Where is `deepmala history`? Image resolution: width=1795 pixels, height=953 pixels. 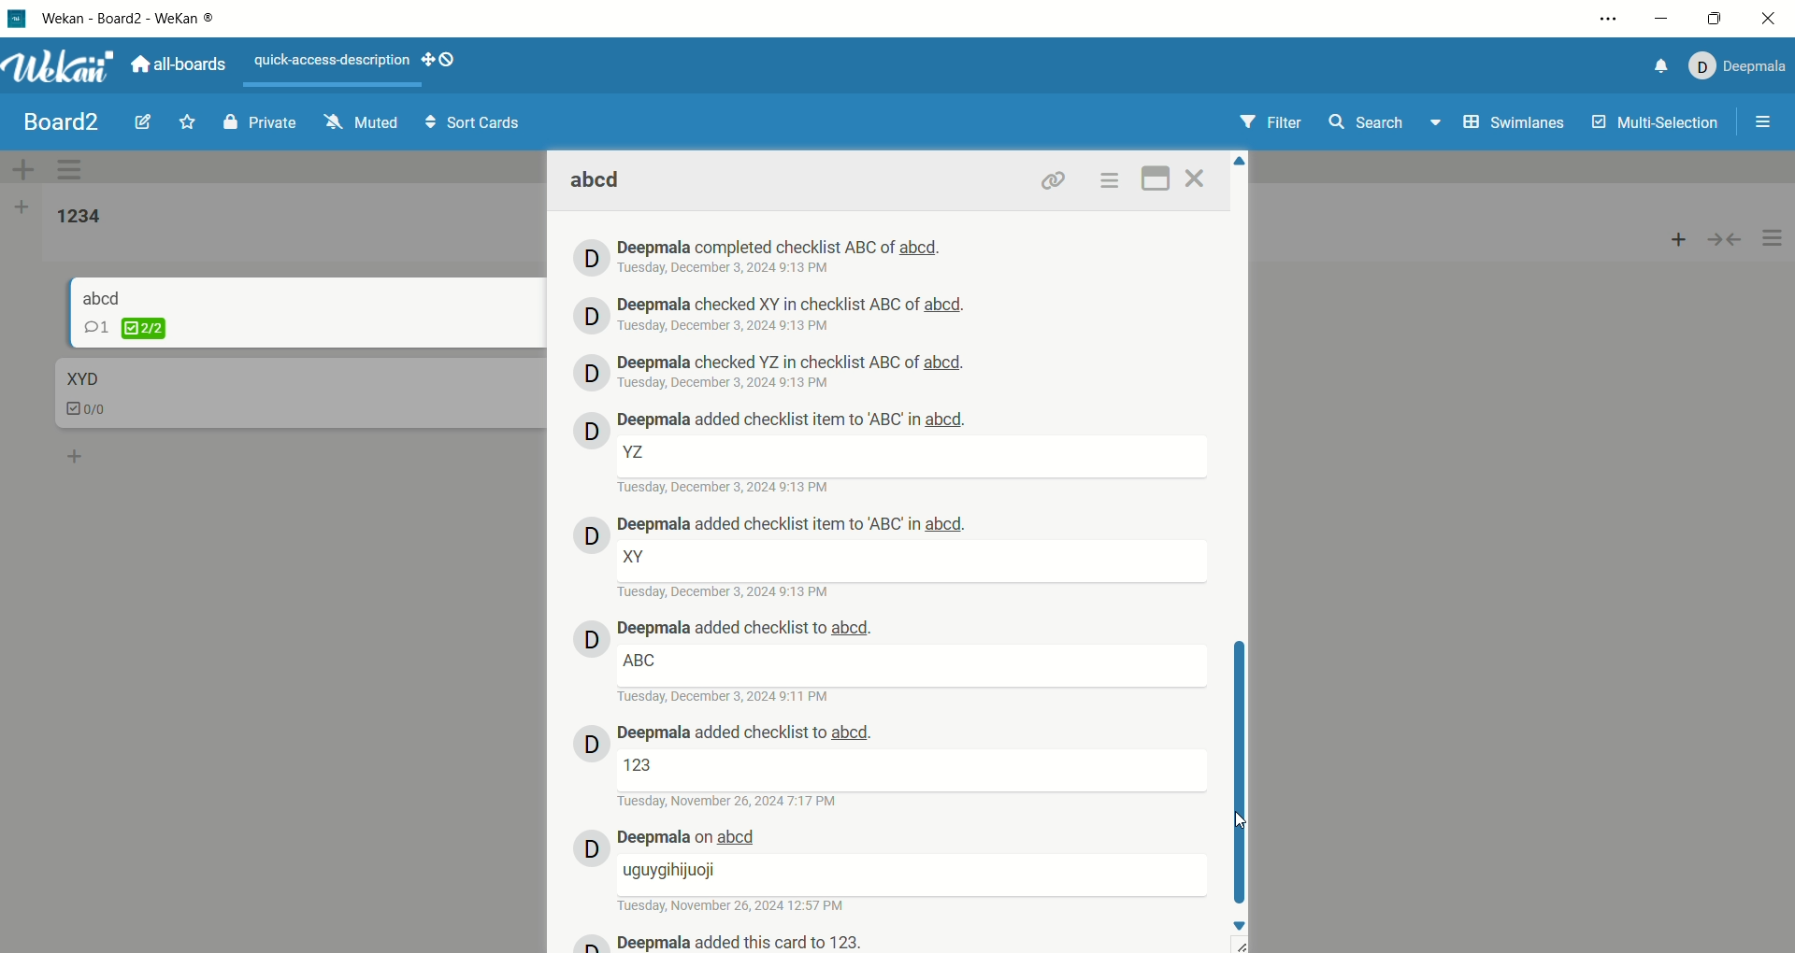
deepmala history is located at coordinates (746, 734).